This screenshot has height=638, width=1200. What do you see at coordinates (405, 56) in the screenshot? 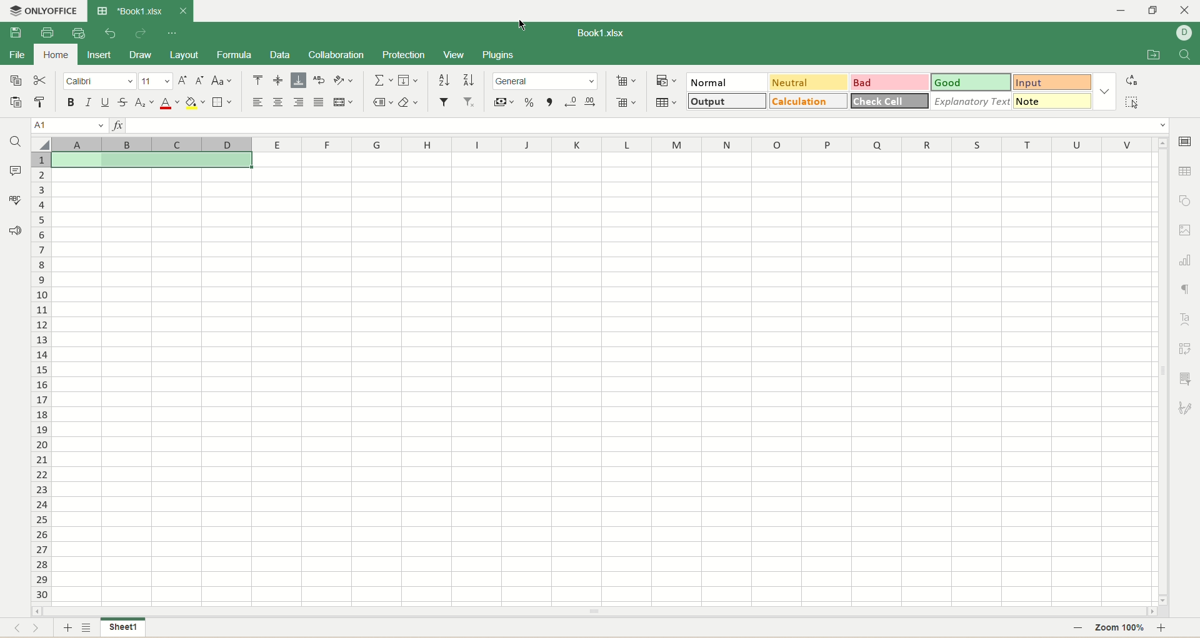
I see `protection` at bounding box center [405, 56].